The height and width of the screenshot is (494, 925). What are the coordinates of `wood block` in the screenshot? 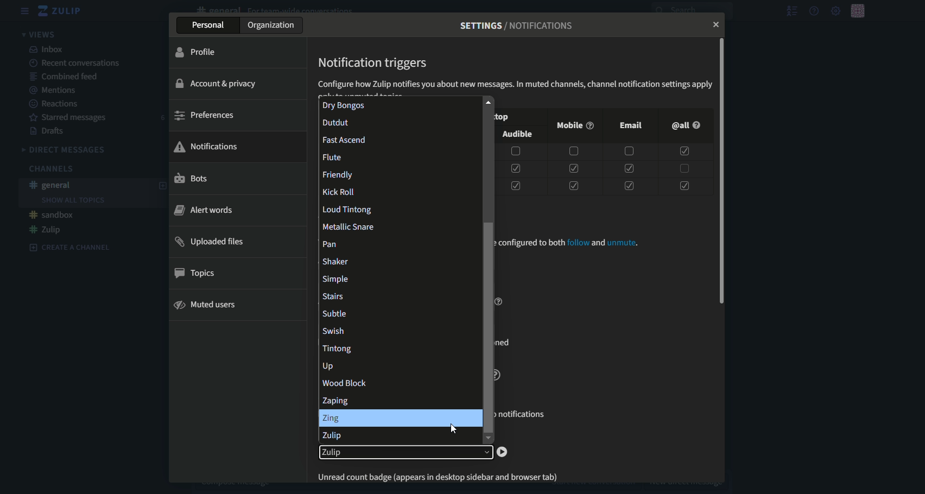 It's located at (397, 383).